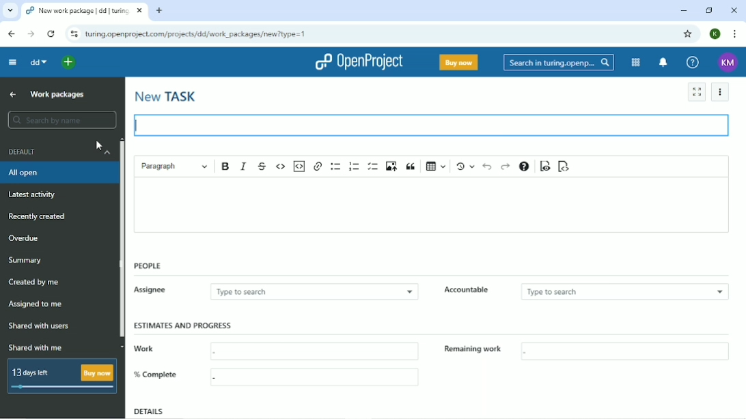 The width and height of the screenshot is (746, 419). I want to click on Reload this page, so click(52, 34).